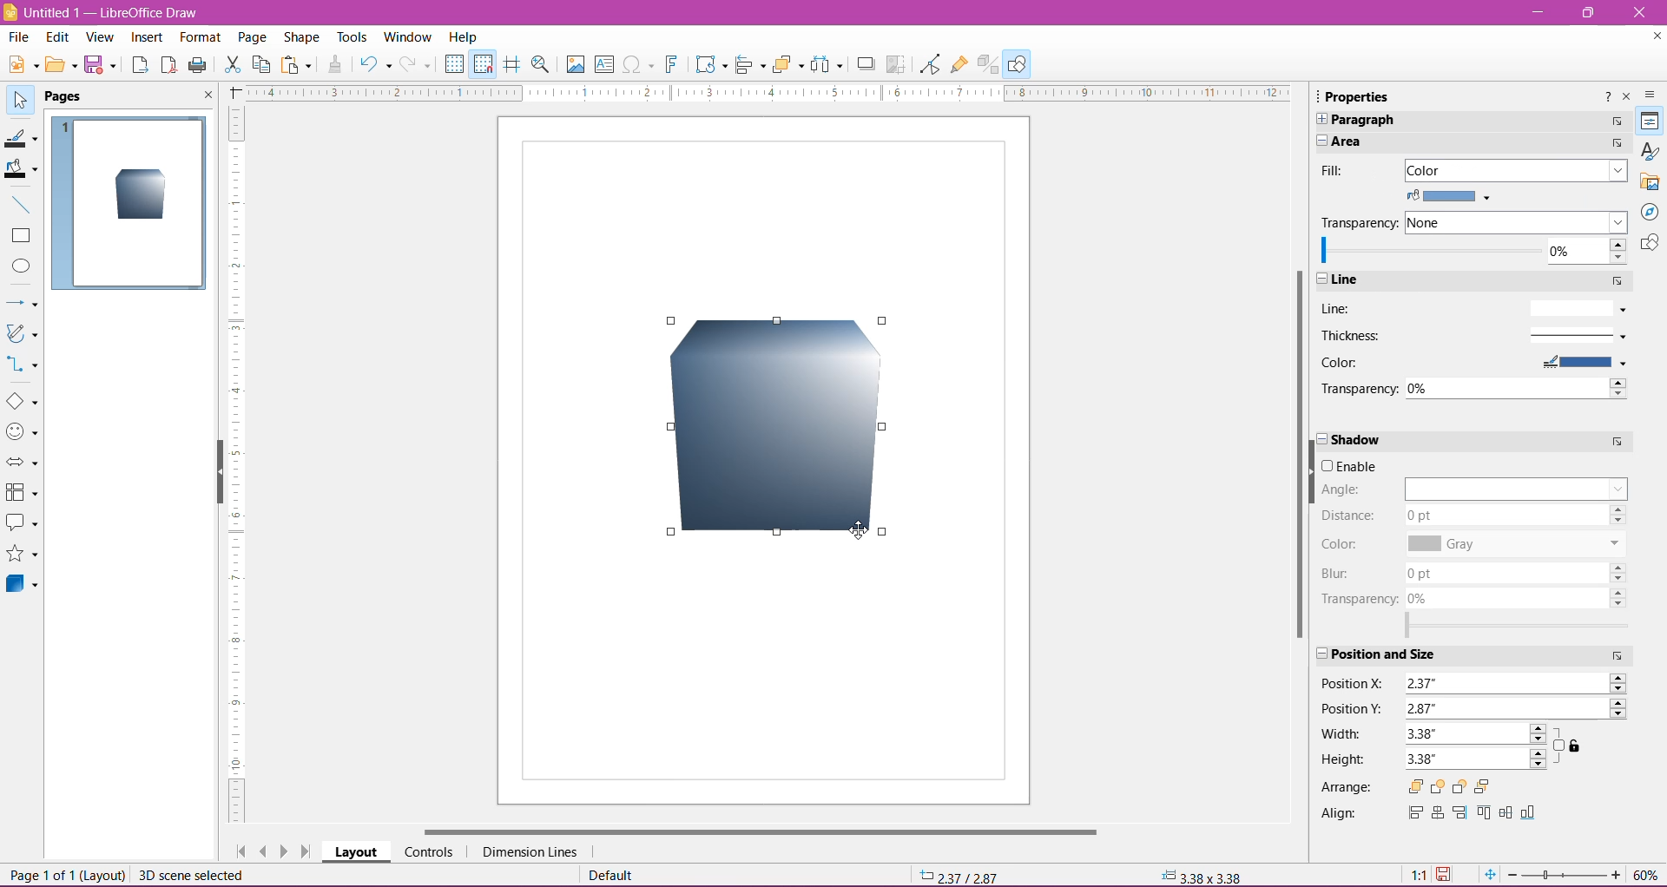 The width and height of the screenshot is (1667, 887). Describe the element at coordinates (757, 831) in the screenshot. I see `Horizontal Scroll Bar` at that location.